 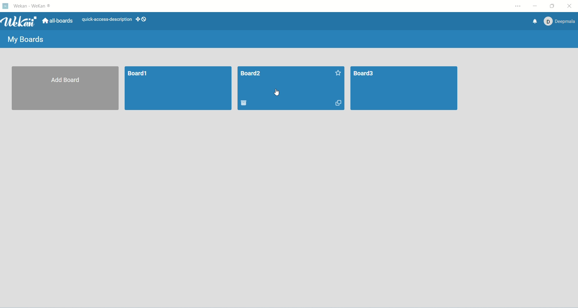 I want to click on notification, so click(x=533, y=22).